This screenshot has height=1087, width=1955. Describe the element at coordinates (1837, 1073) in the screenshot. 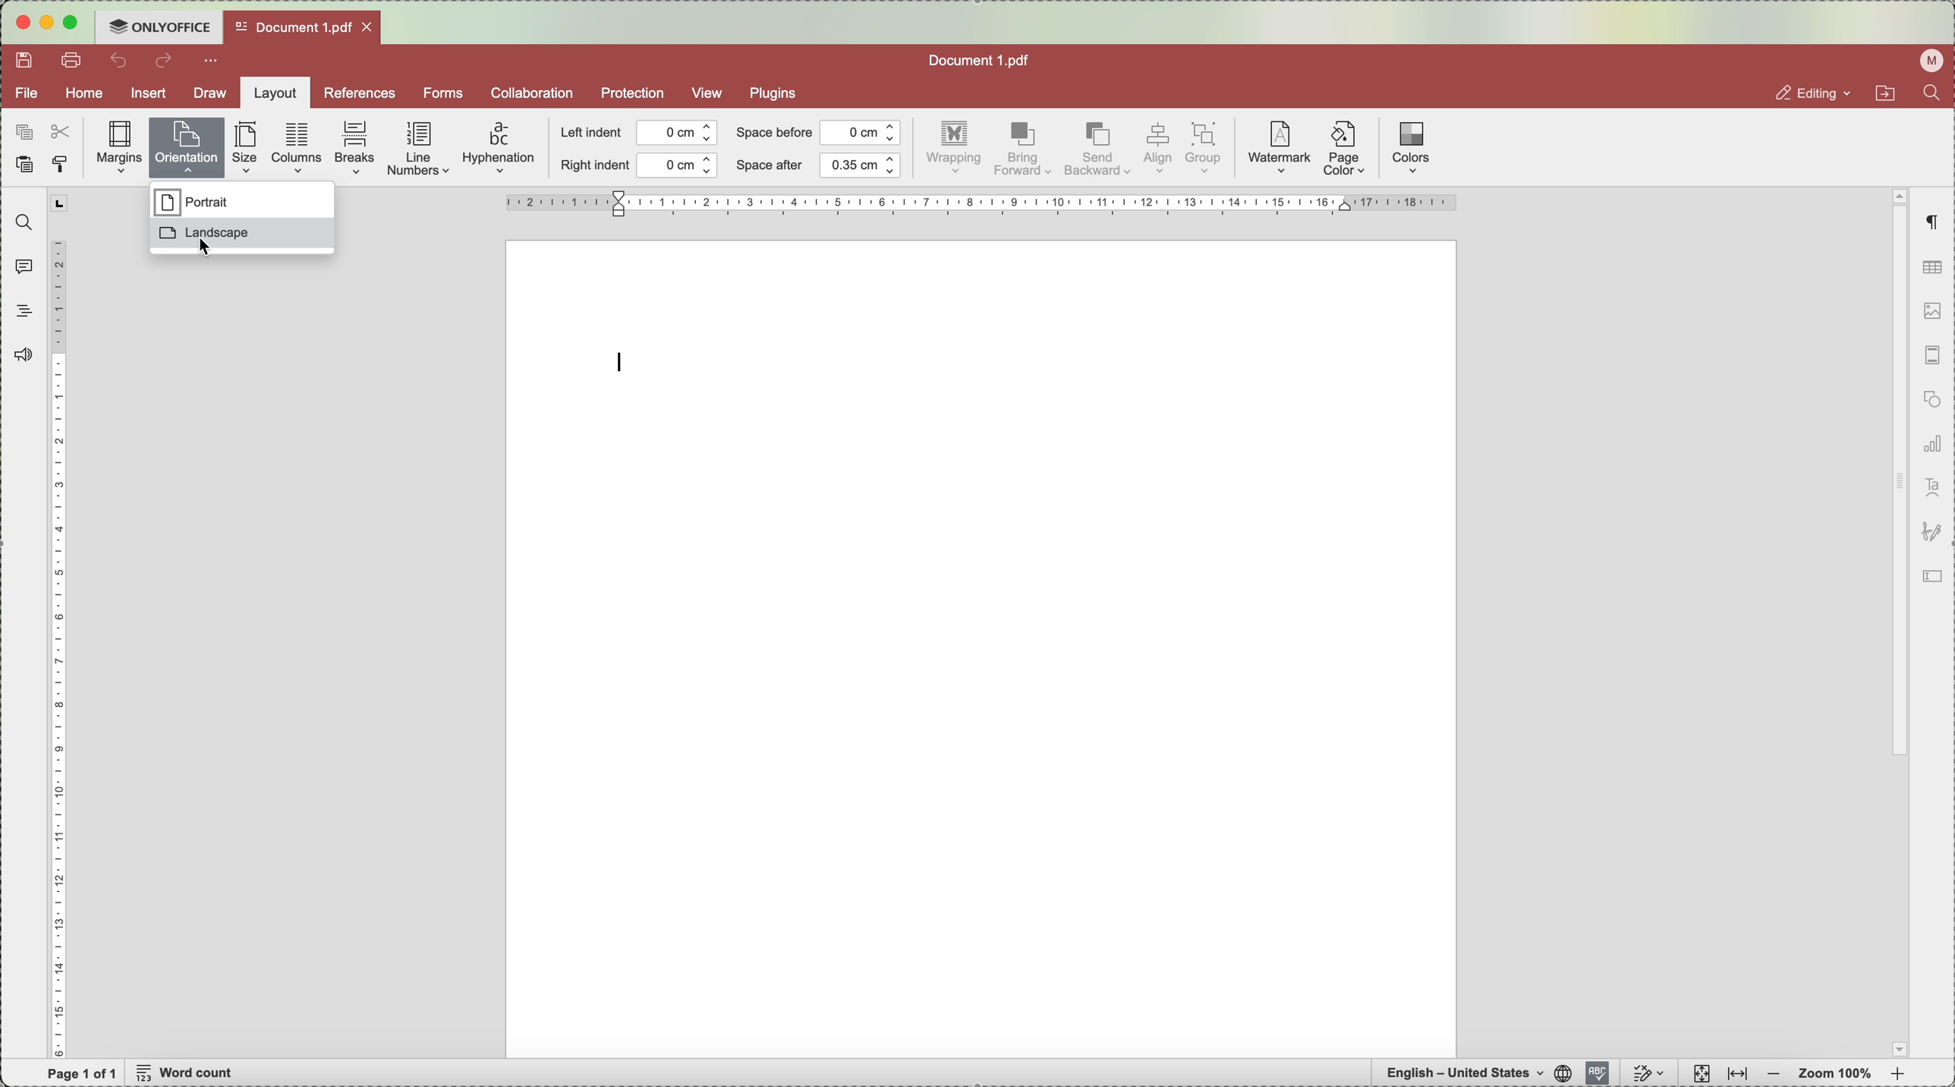

I see `zoom 100%` at that location.